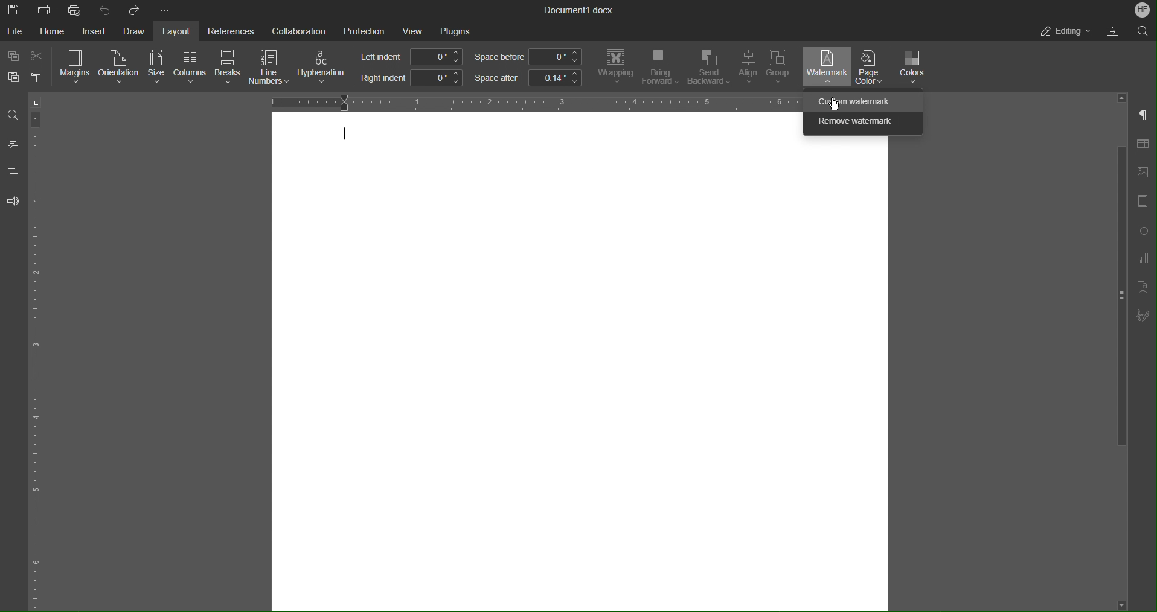 This screenshot has height=612, width=1157. What do you see at coordinates (1142, 202) in the screenshot?
I see `Page Template` at bounding box center [1142, 202].